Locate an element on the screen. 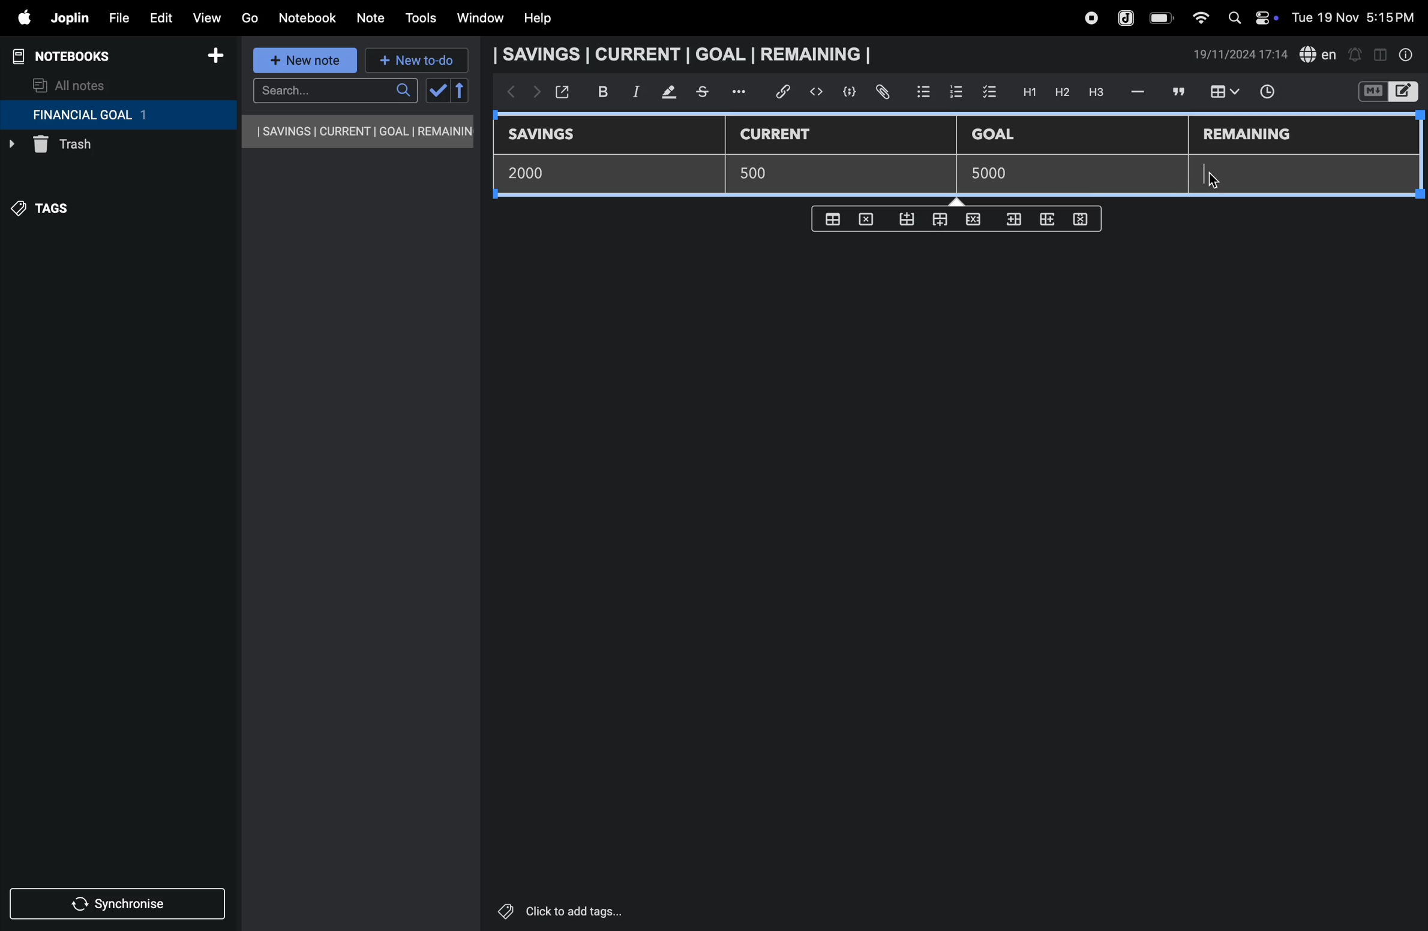 This screenshot has height=931, width=1428. synchronize is located at coordinates (119, 902).